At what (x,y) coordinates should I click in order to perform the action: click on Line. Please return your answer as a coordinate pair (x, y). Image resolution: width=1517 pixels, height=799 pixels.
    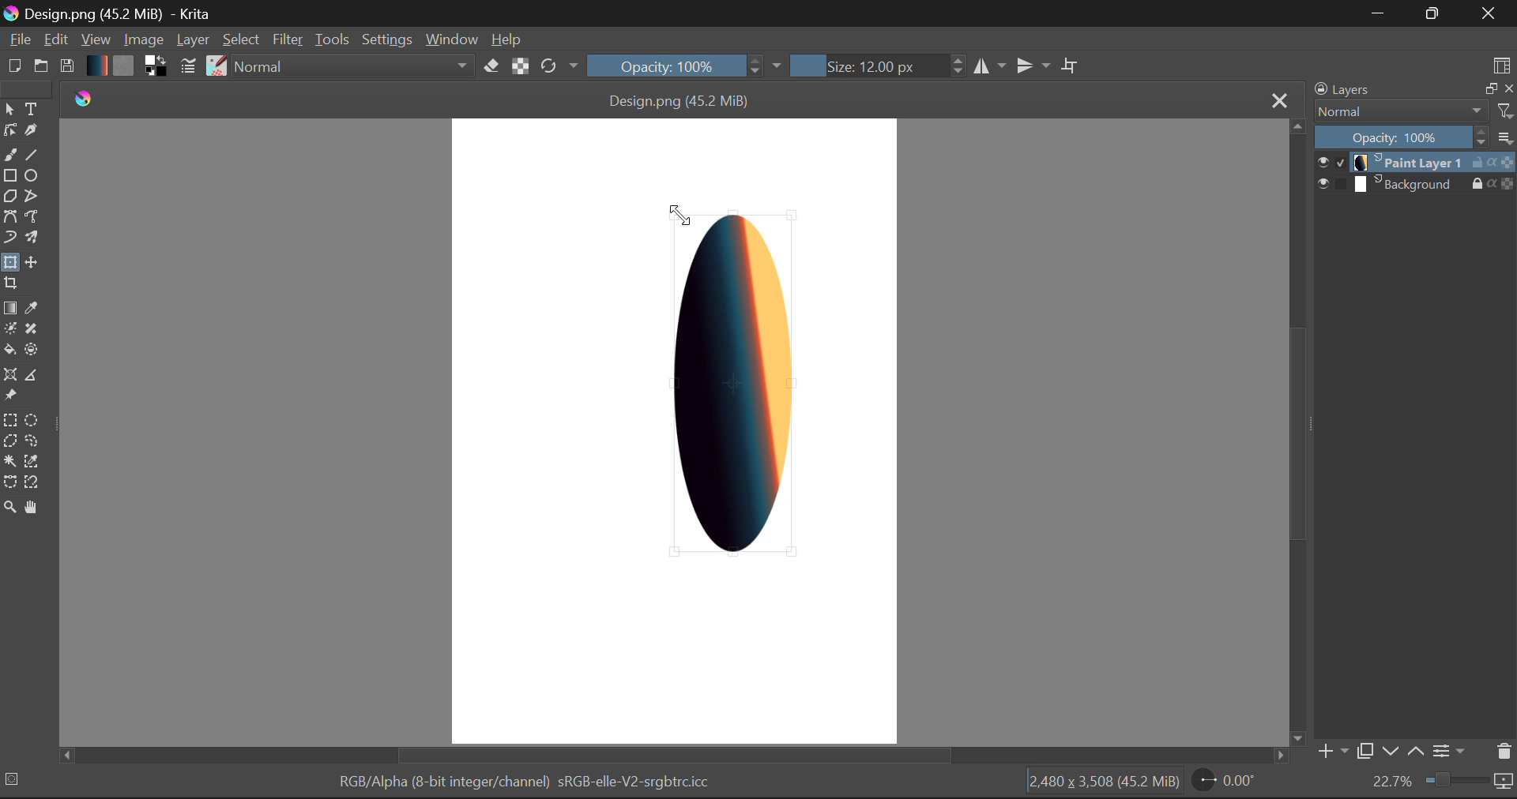
    Looking at the image, I should click on (30, 153).